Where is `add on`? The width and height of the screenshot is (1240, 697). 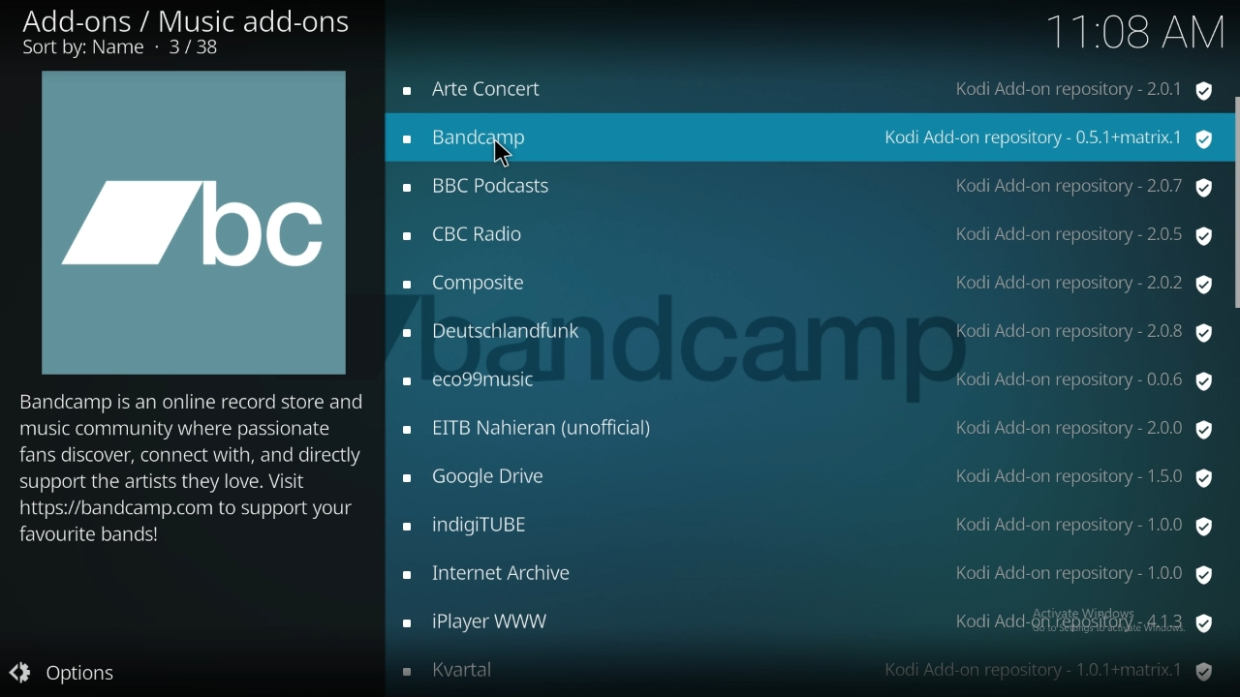 add on is located at coordinates (807, 189).